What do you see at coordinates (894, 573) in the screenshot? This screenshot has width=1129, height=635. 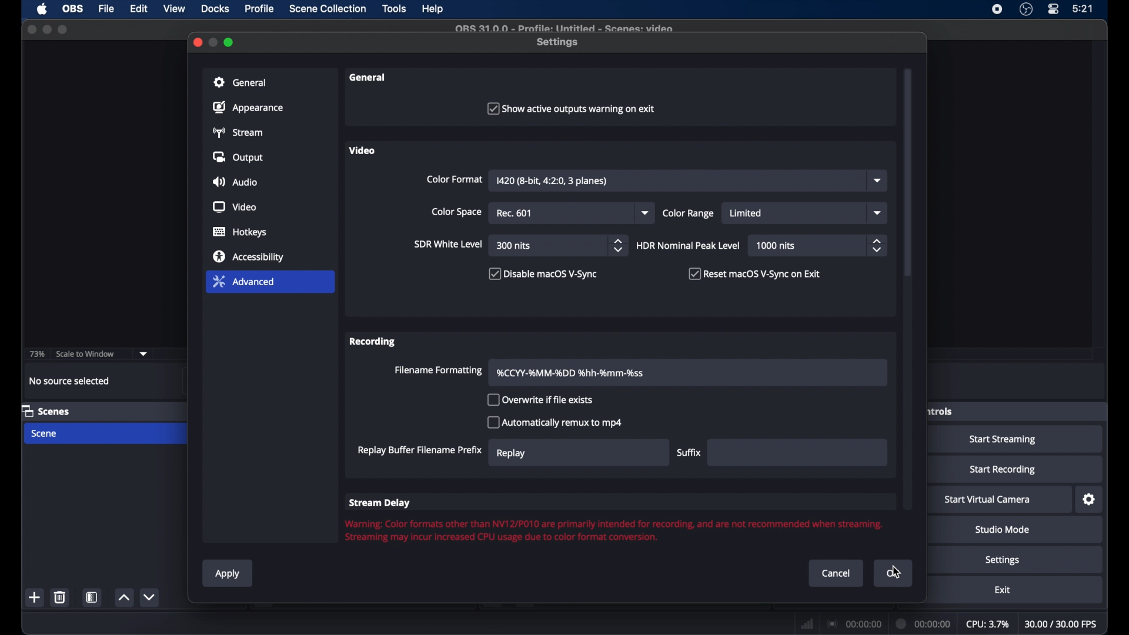 I see `ok` at bounding box center [894, 573].